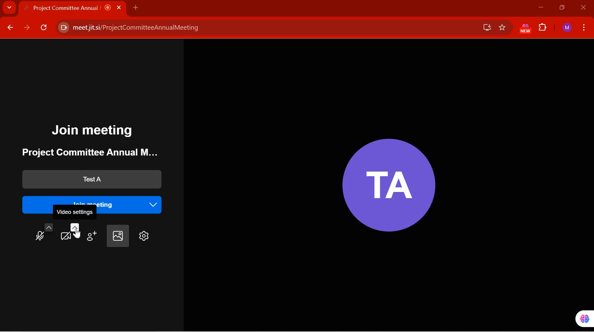 This screenshot has width=594, height=332. I want to click on meet jitsi/ProjectCommitteeAnnualMeeting, so click(264, 28).